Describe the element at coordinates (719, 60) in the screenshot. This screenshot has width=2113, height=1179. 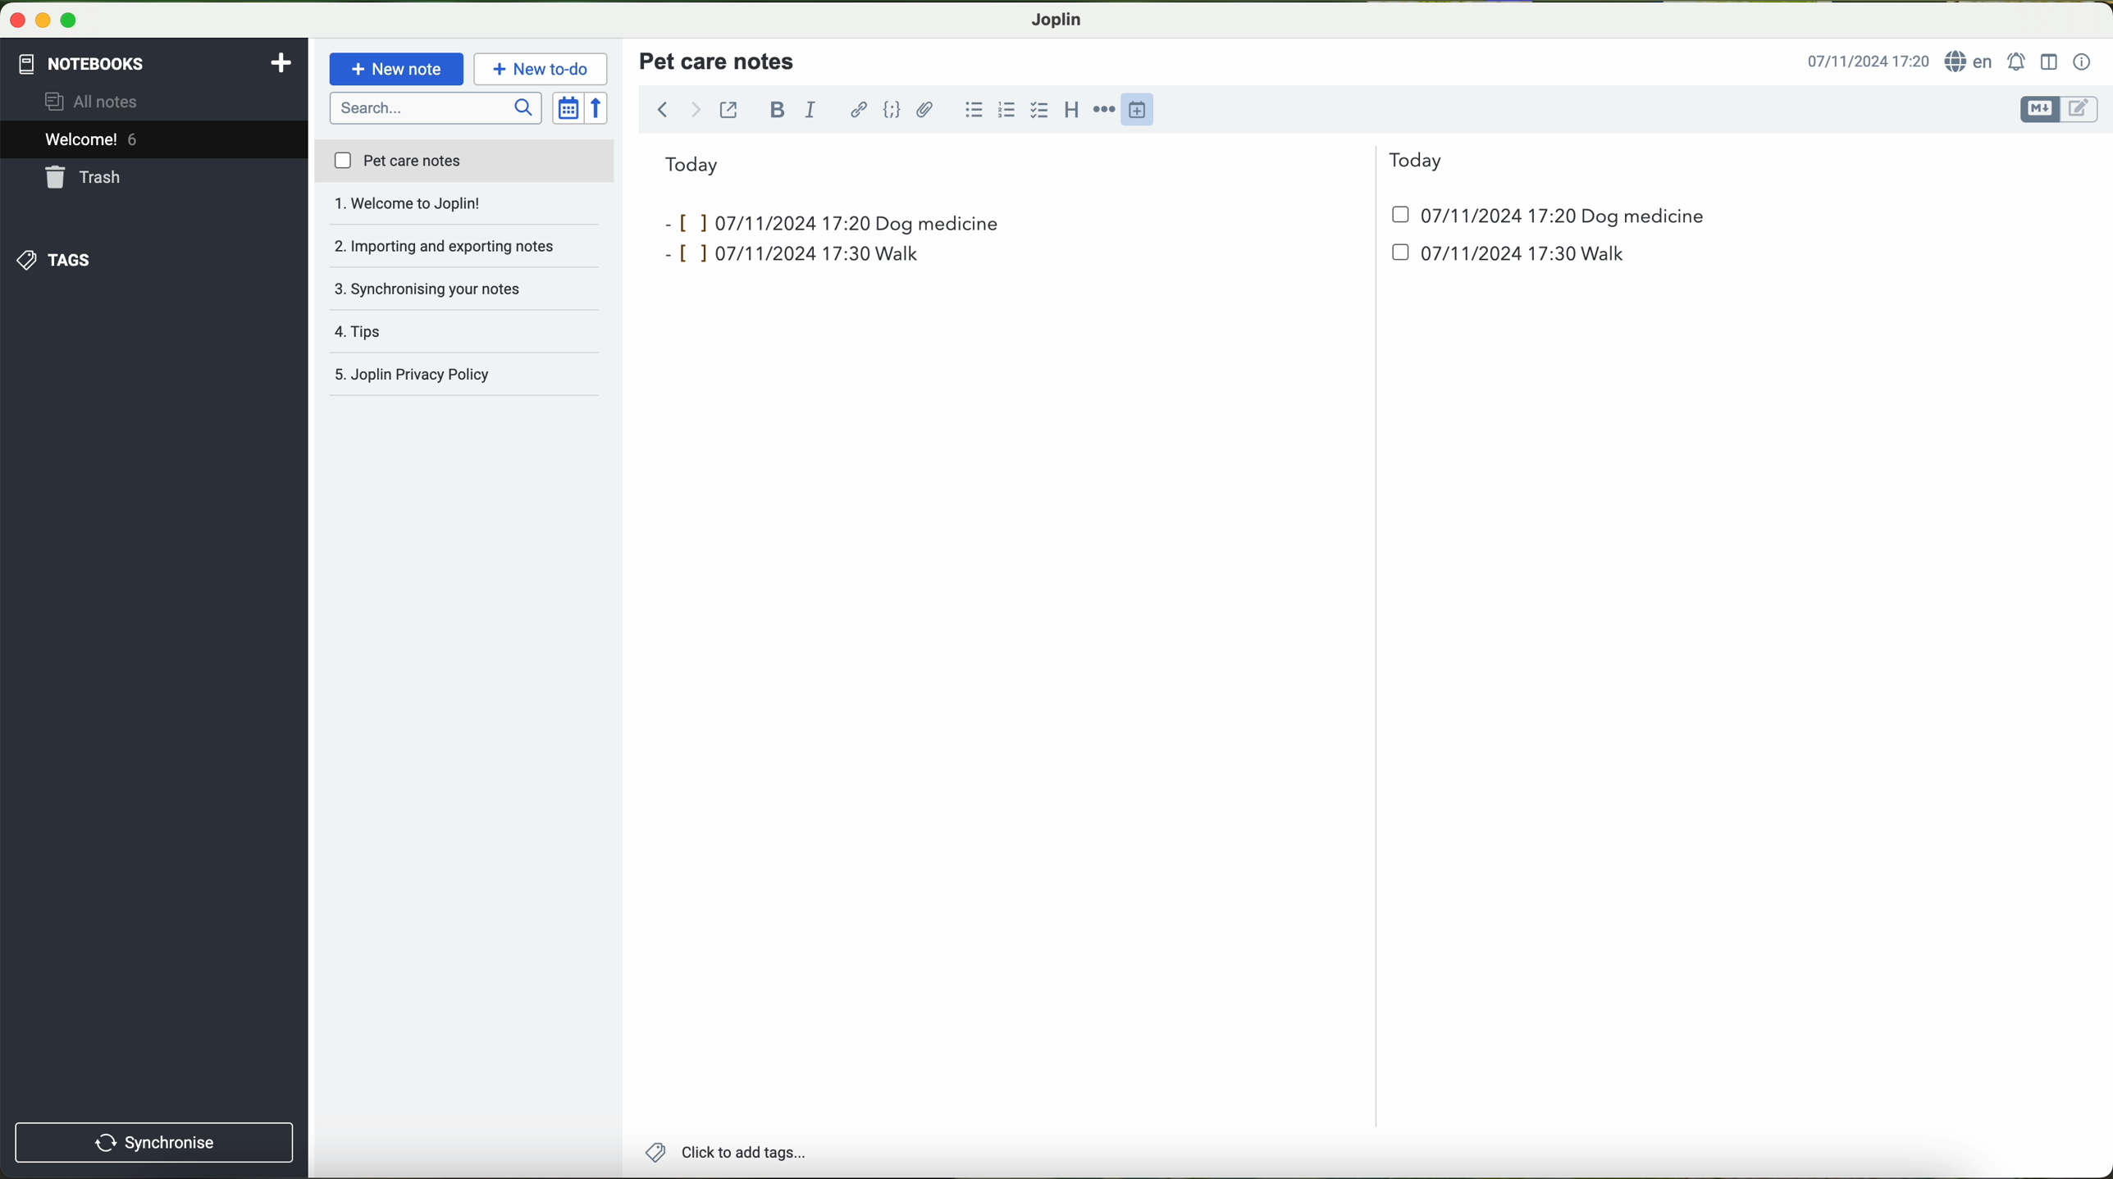
I see `title pet care notes` at that location.